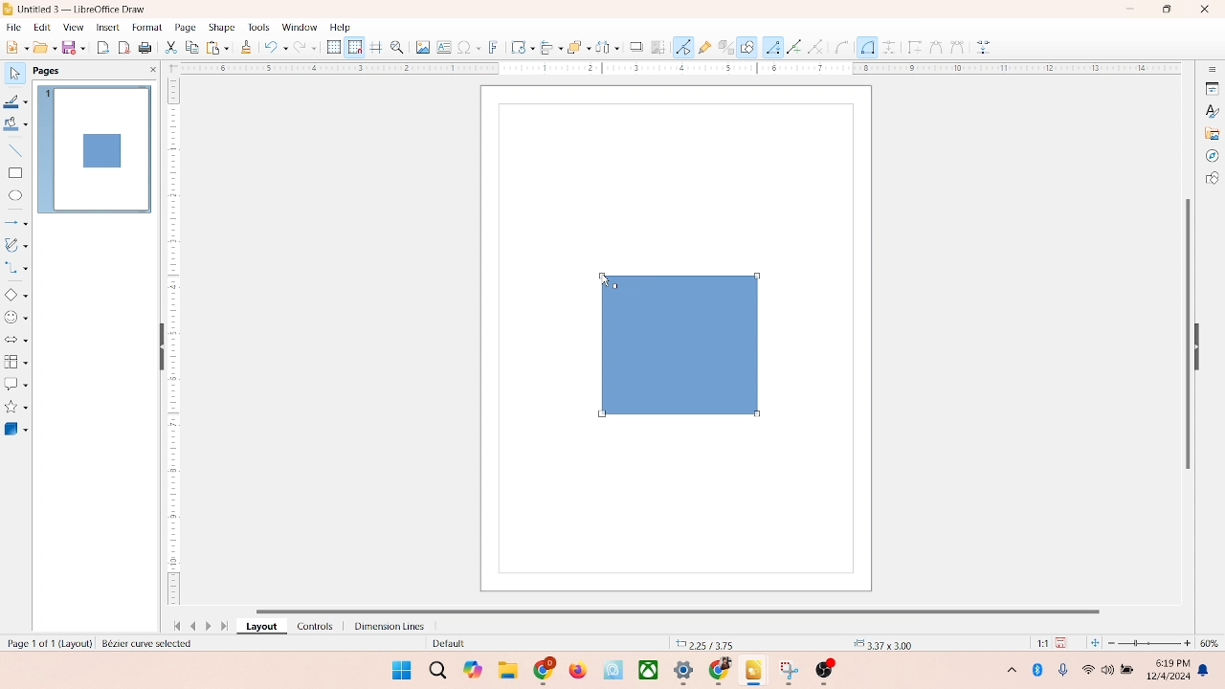 The width and height of the screenshot is (1225, 689). I want to click on Circle or Ellipse tool (Arc-specific), so click(842, 48).